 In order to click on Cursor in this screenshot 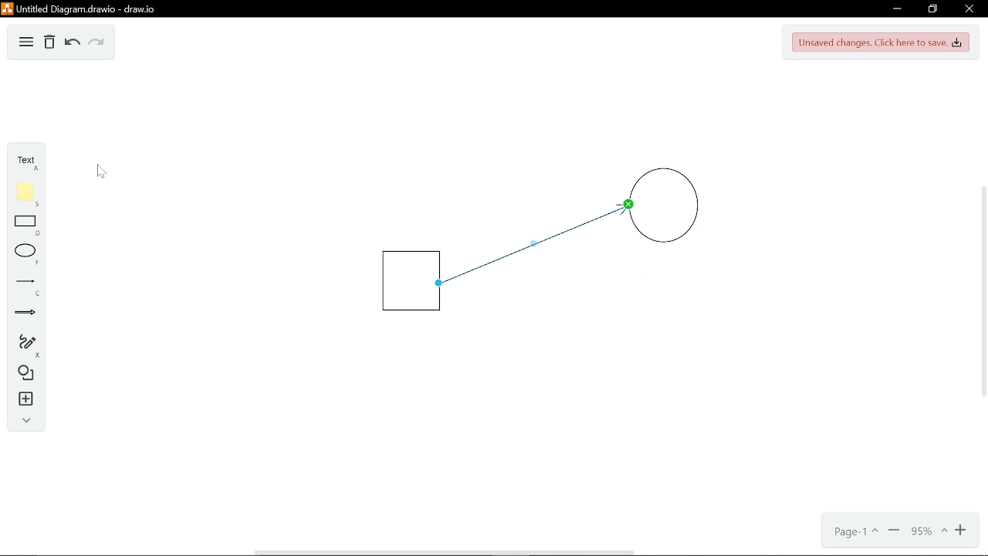, I will do `click(103, 174)`.